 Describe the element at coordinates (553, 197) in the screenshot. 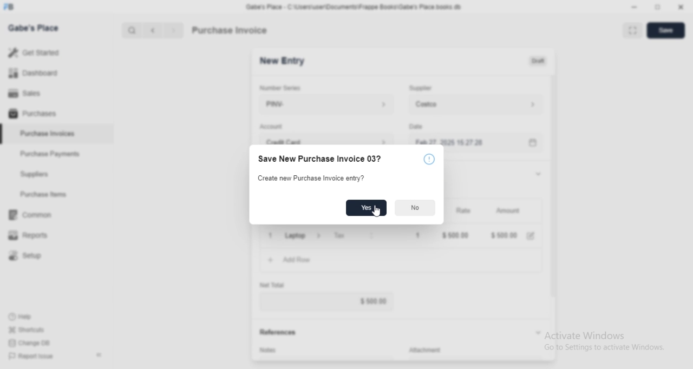

I see `Vertical slide bar` at that location.